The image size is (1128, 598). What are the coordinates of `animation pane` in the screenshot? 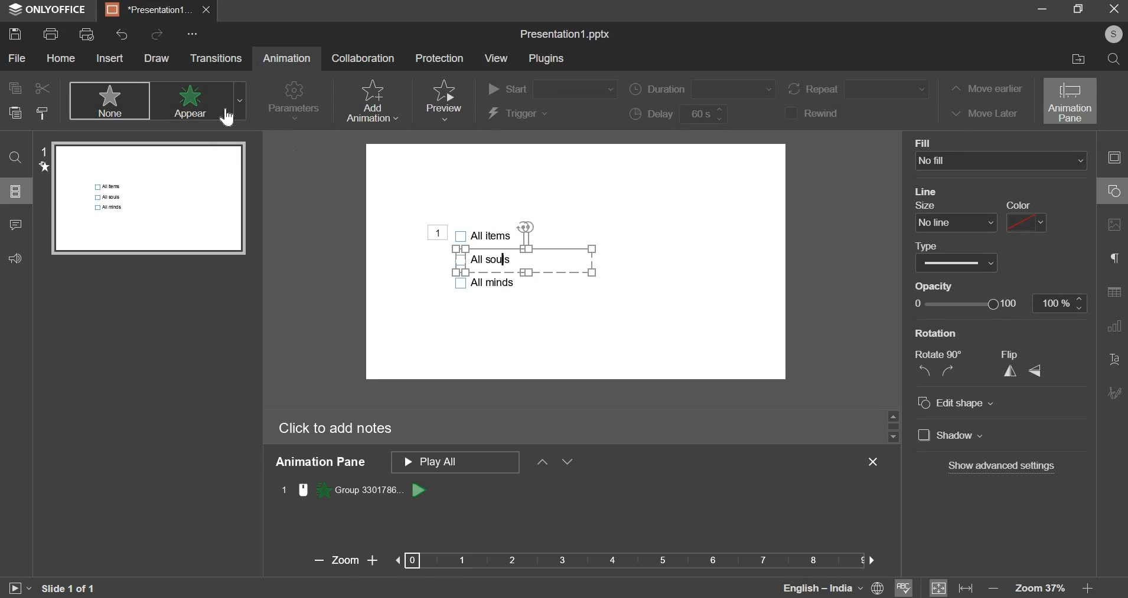 It's located at (320, 462).